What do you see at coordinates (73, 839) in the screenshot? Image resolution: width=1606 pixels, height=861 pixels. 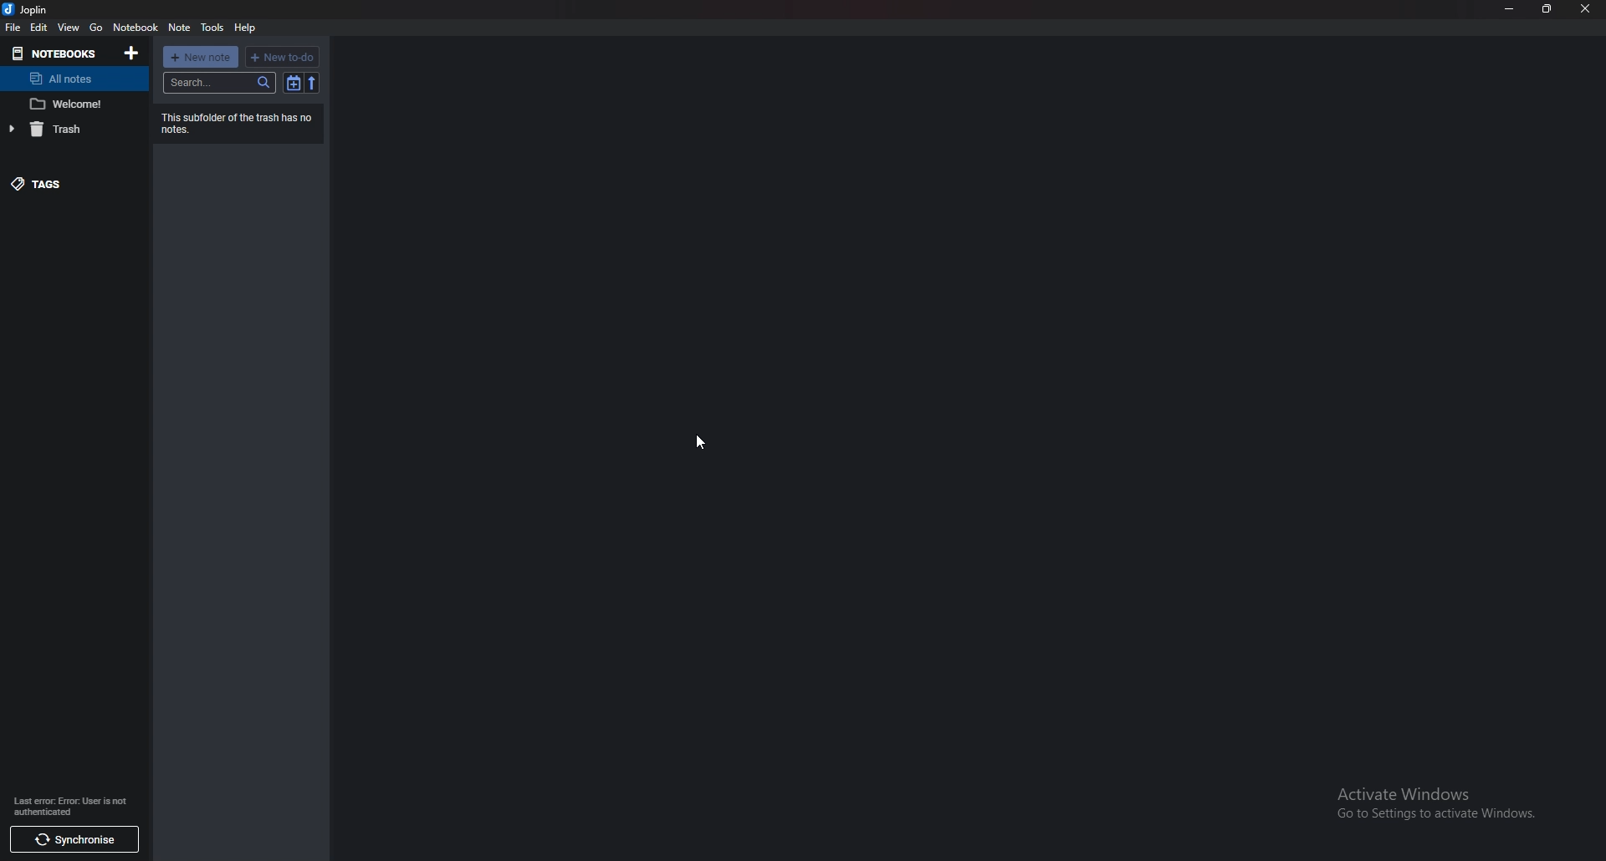 I see `Synchronize` at bounding box center [73, 839].